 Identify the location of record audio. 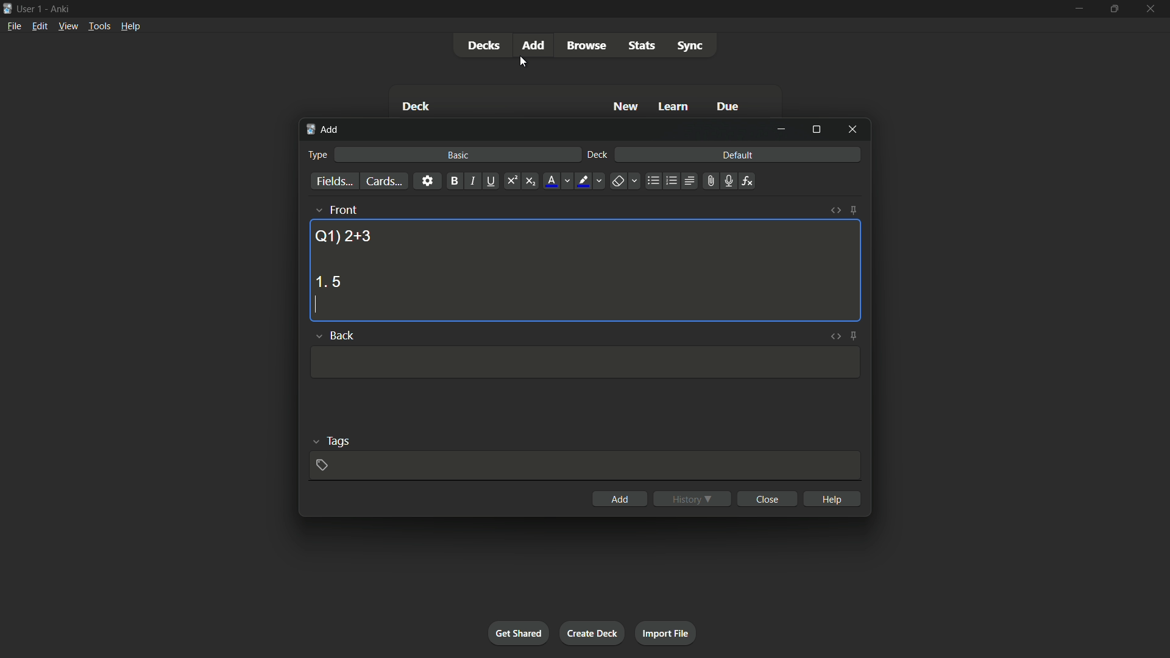
(728, 182).